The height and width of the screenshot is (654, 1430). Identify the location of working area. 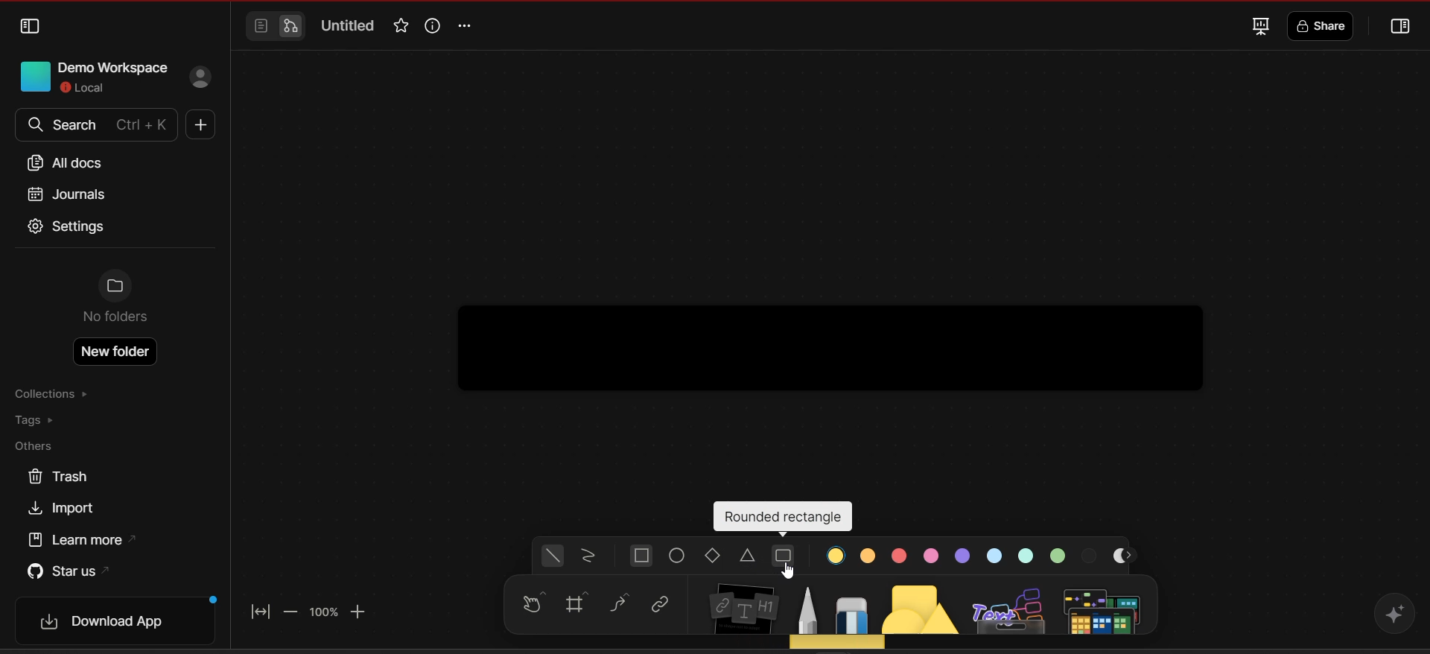
(830, 275).